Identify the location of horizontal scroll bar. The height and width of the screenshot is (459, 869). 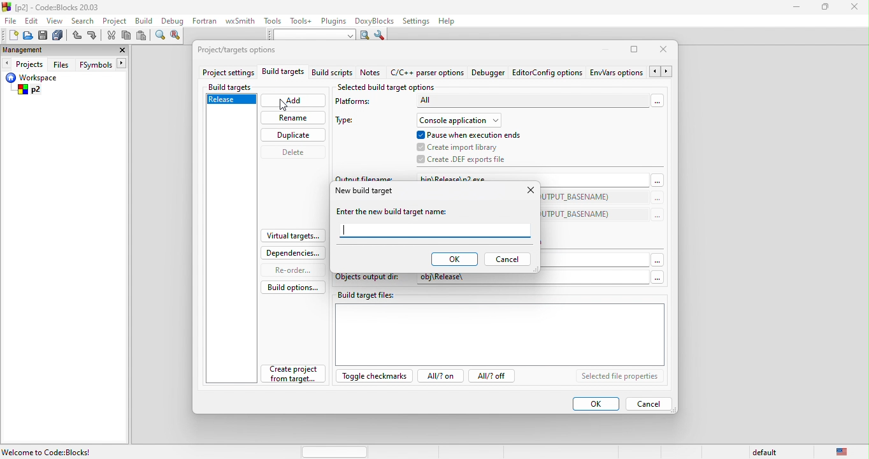
(336, 451).